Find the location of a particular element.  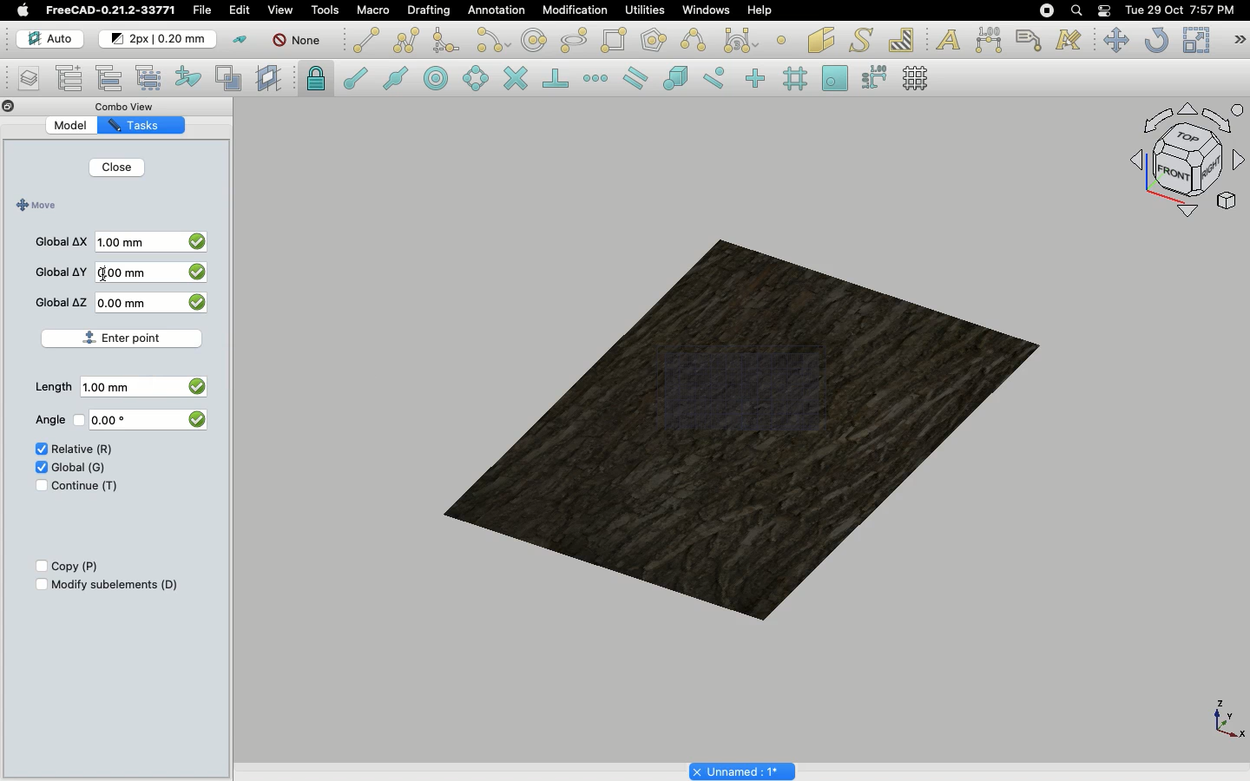

Snap ortho is located at coordinates (758, 80).